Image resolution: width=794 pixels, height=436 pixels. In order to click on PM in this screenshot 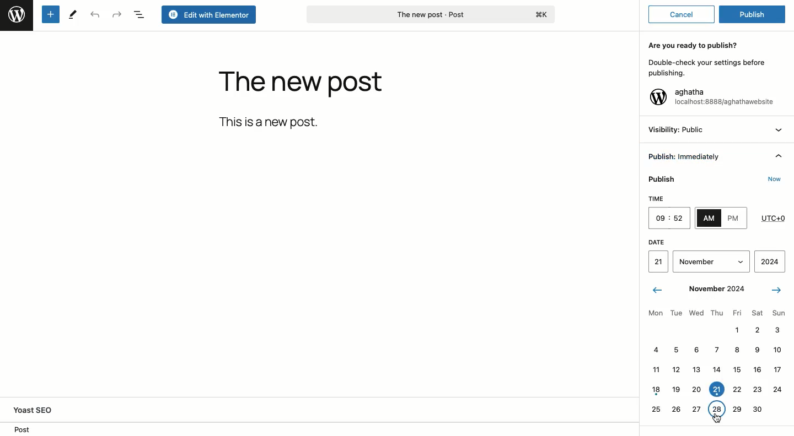, I will do `click(734, 219)`.